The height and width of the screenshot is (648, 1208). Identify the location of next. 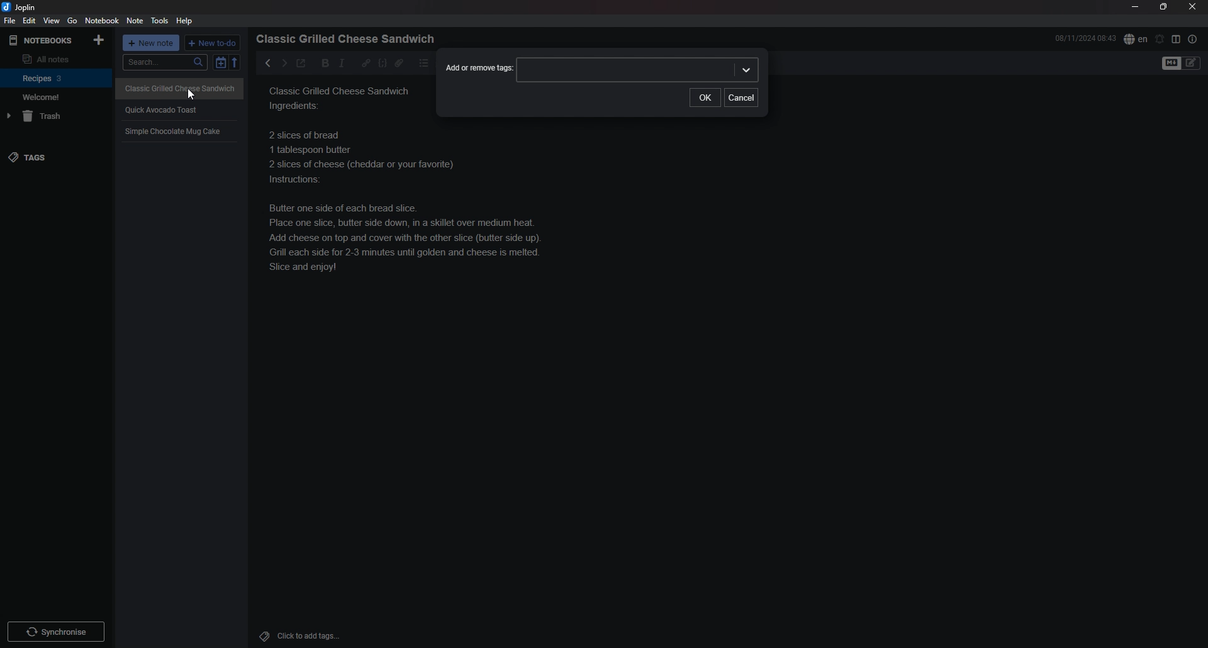
(283, 63).